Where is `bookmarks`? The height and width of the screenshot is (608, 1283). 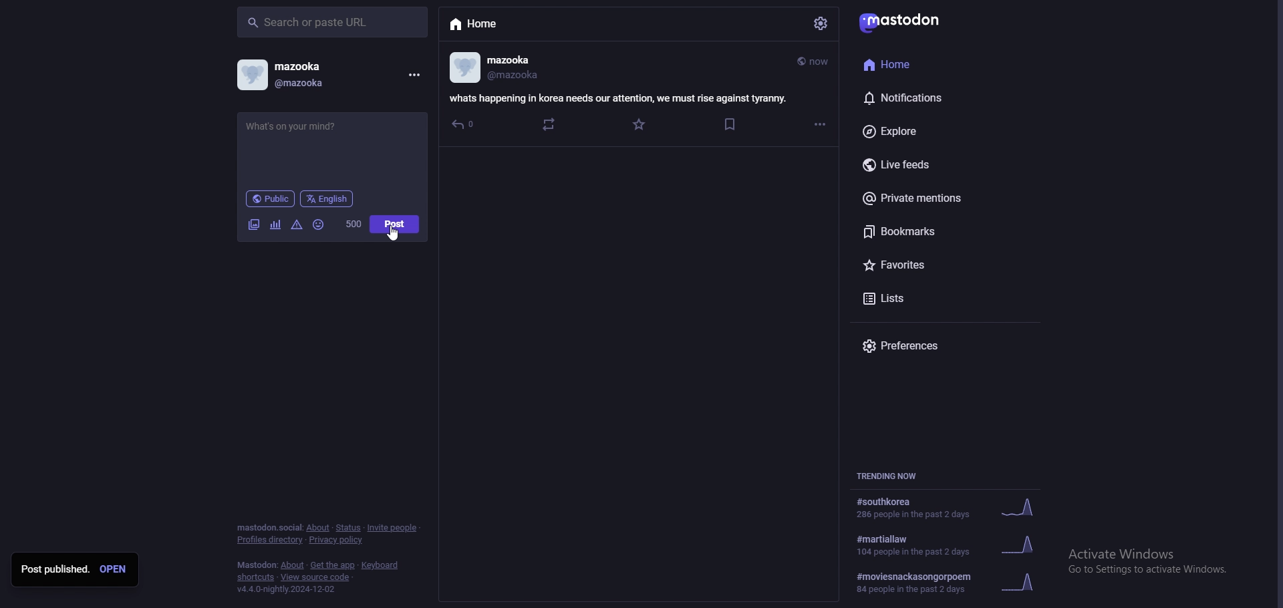 bookmarks is located at coordinates (947, 234).